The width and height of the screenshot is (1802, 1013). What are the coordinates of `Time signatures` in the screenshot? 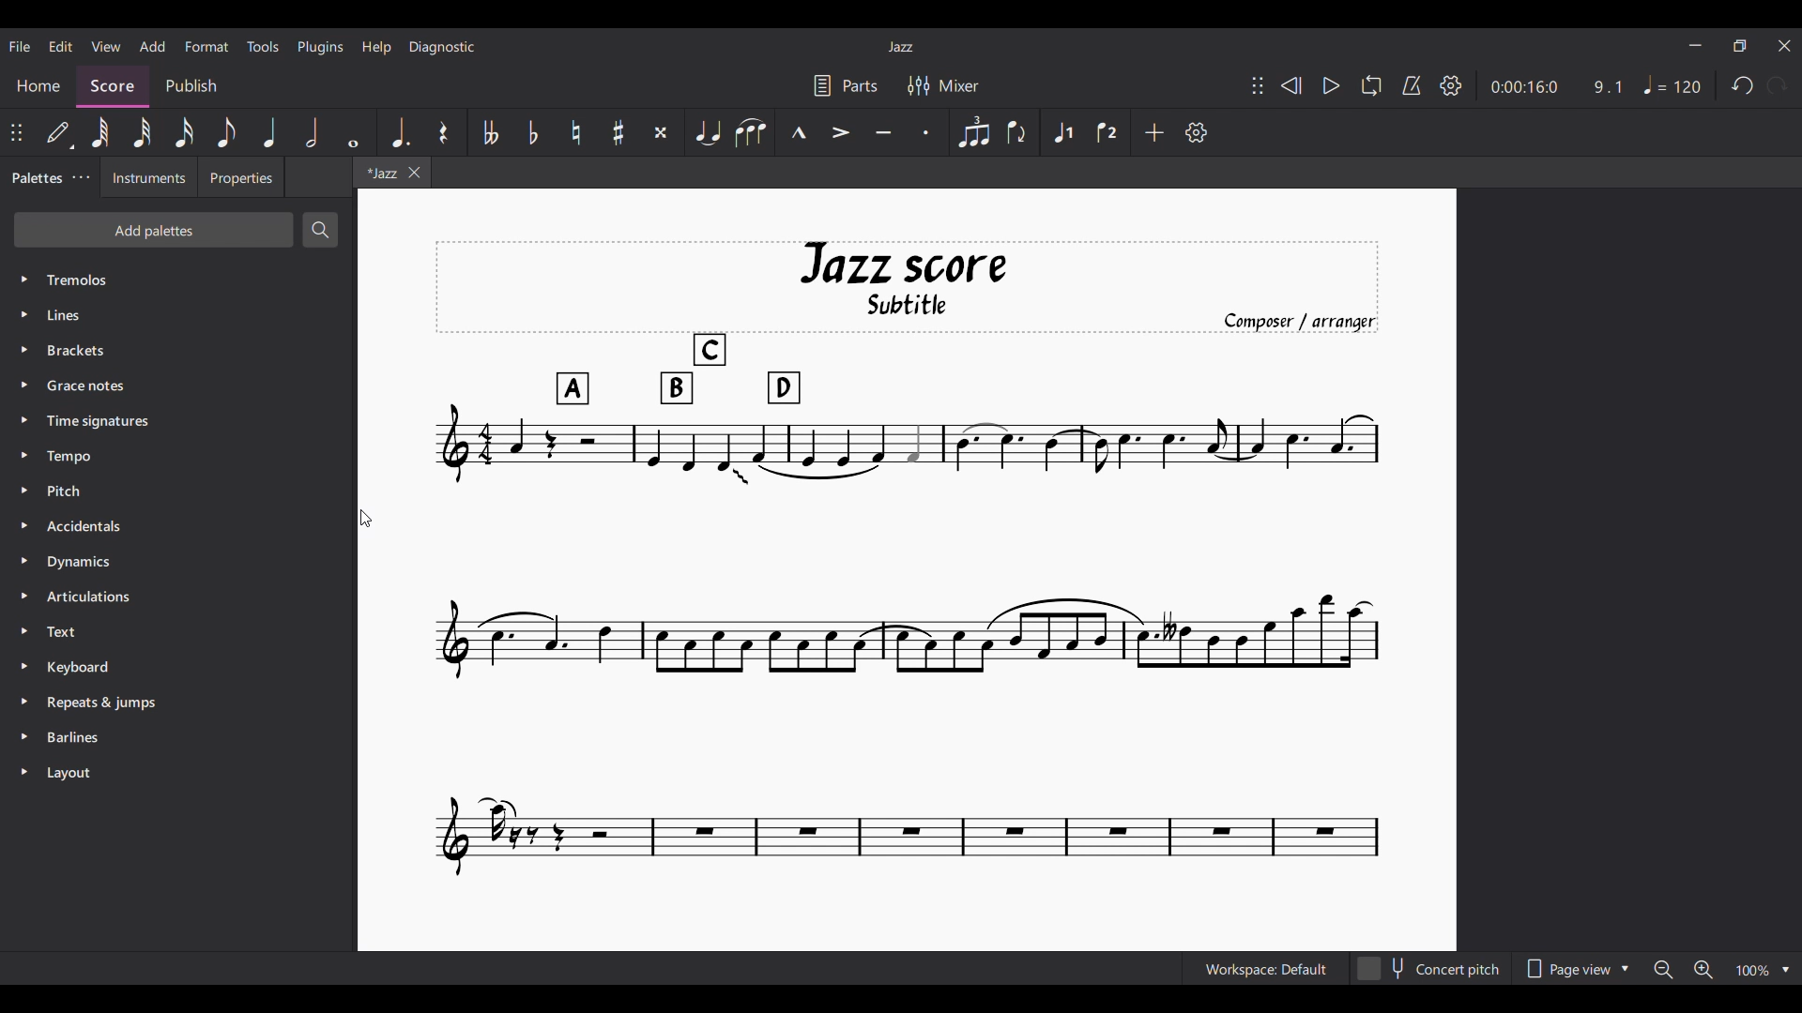 It's located at (178, 420).